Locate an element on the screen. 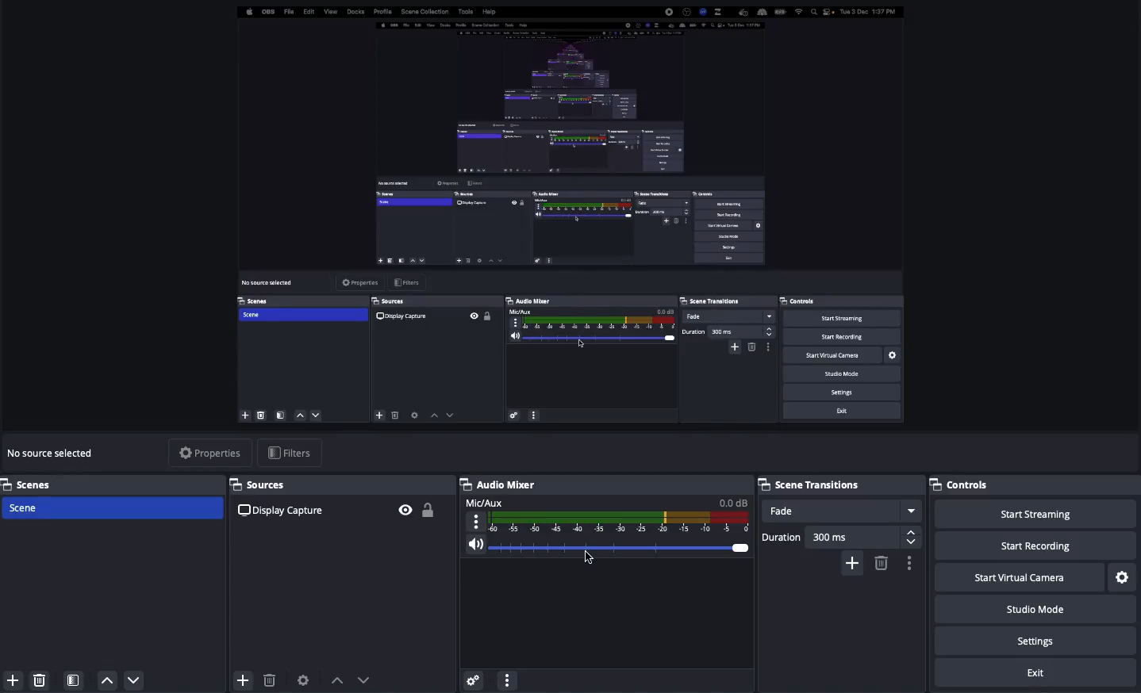  More is located at coordinates (506, 679).